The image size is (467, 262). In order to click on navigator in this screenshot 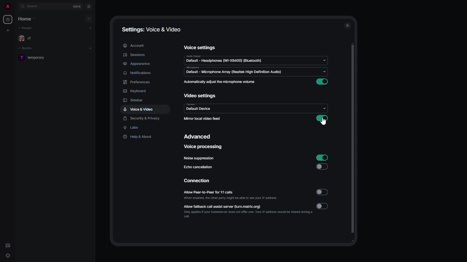, I will do `click(89, 6)`.